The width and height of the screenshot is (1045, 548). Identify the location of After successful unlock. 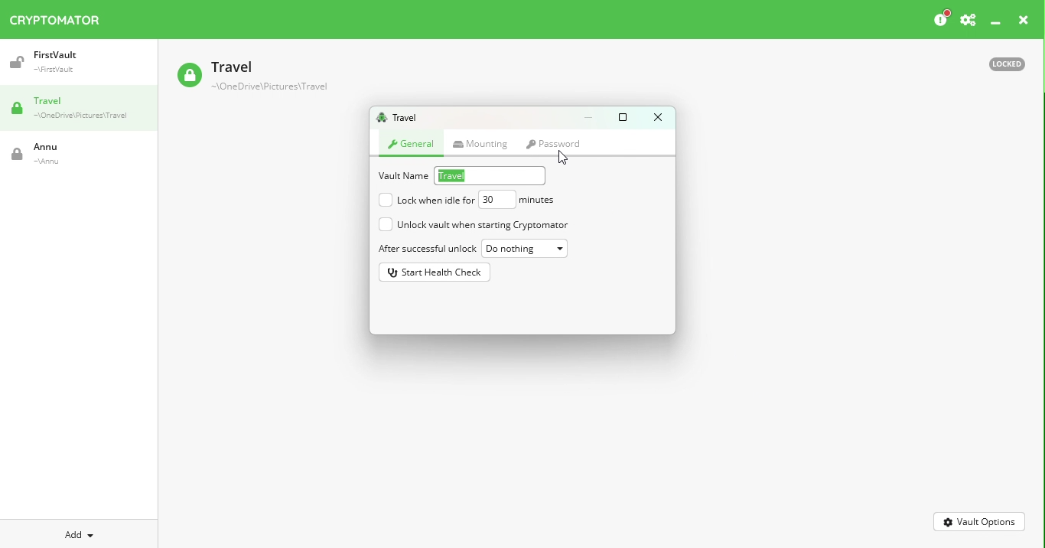
(423, 248).